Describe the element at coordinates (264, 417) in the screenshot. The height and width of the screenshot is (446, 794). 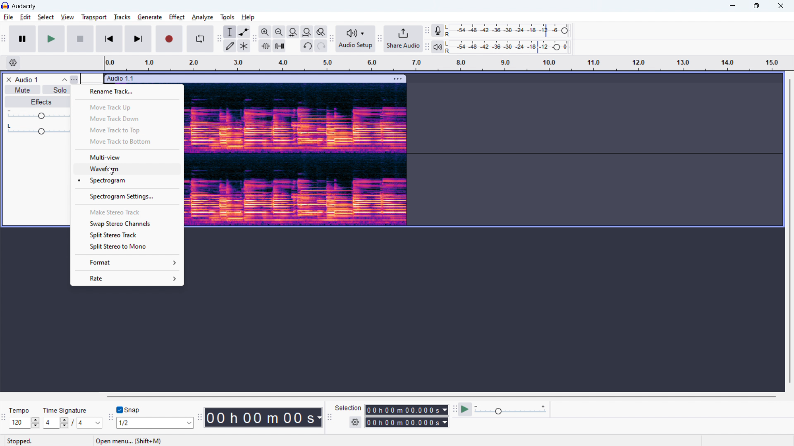
I see `timestamp` at that location.